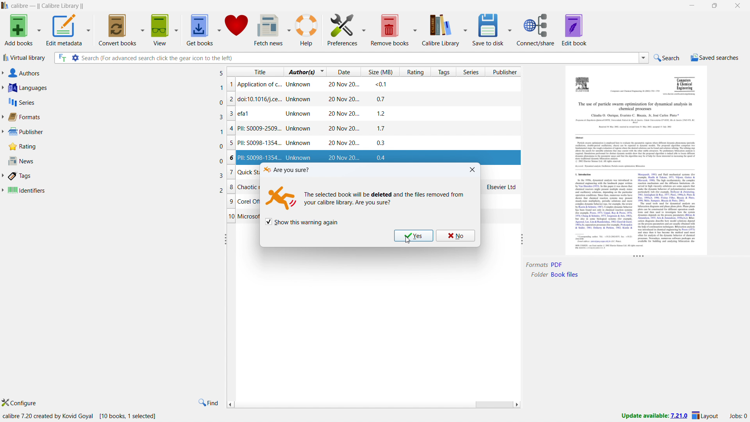 This screenshot has height=422, width=750. I want to click on advanced search, so click(75, 58).